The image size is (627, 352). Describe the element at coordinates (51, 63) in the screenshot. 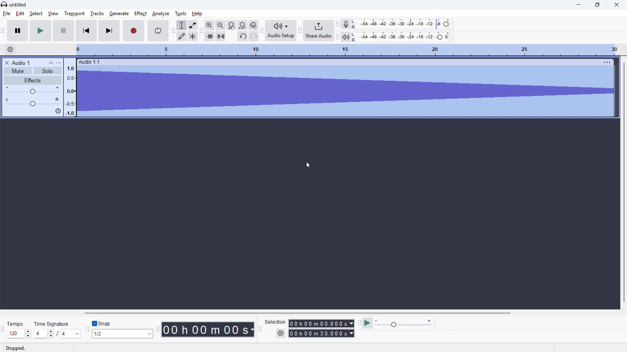

I see `Collapse ` at that location.